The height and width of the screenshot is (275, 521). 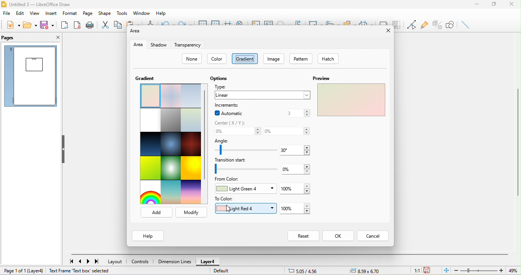 I want to click on zoom, so click(x=487, y=270).